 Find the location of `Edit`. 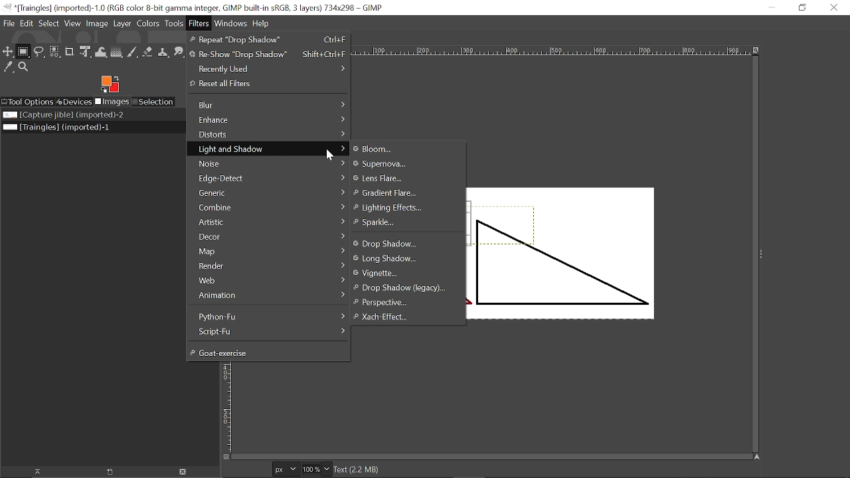

Edit is located at coordinates (27, 23).